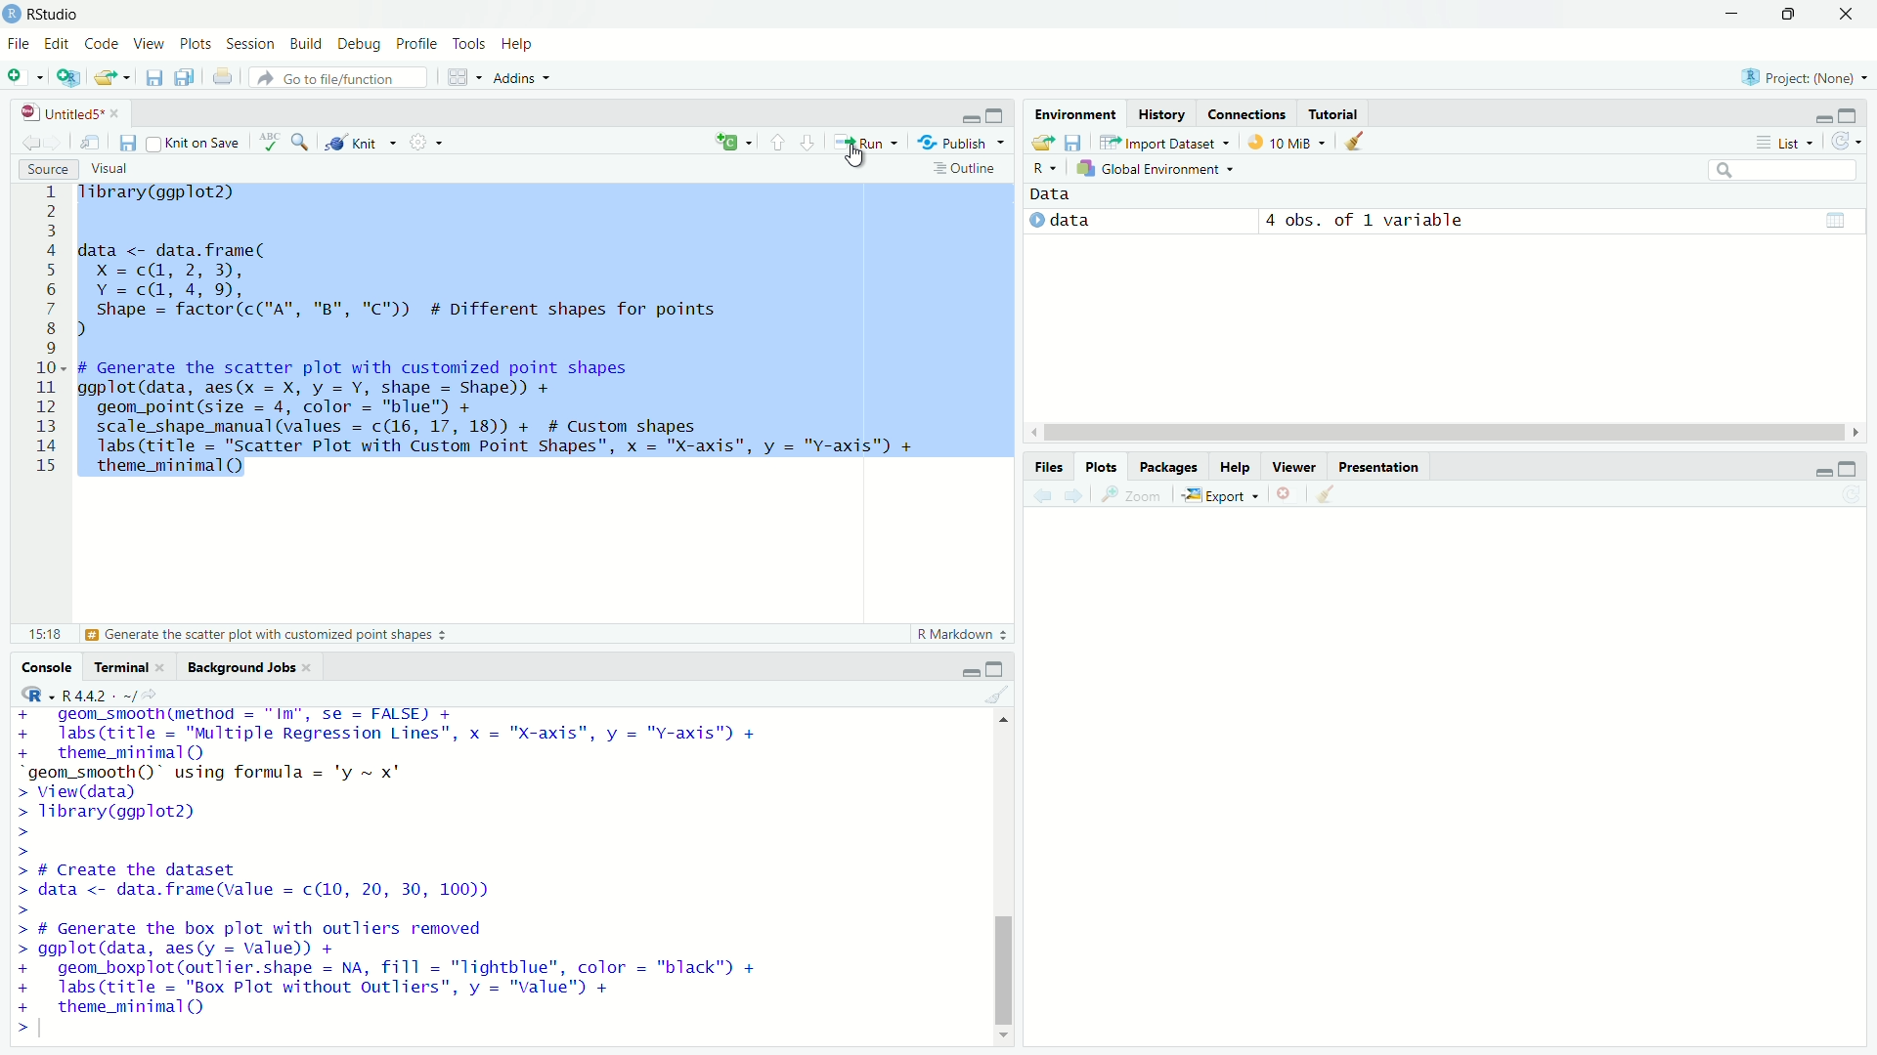  What do you see at coordinates (1821, 471) in the screenshot?
I see `minimize` at bounding box center [1821, 471].